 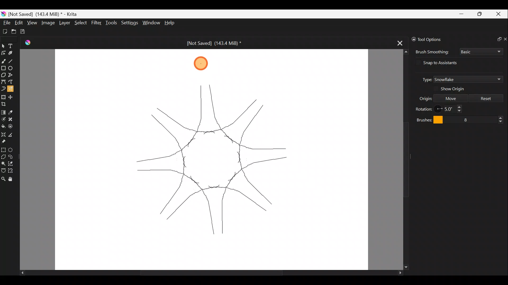 I want to click on Reference images tool, so click(x=7, y=141).